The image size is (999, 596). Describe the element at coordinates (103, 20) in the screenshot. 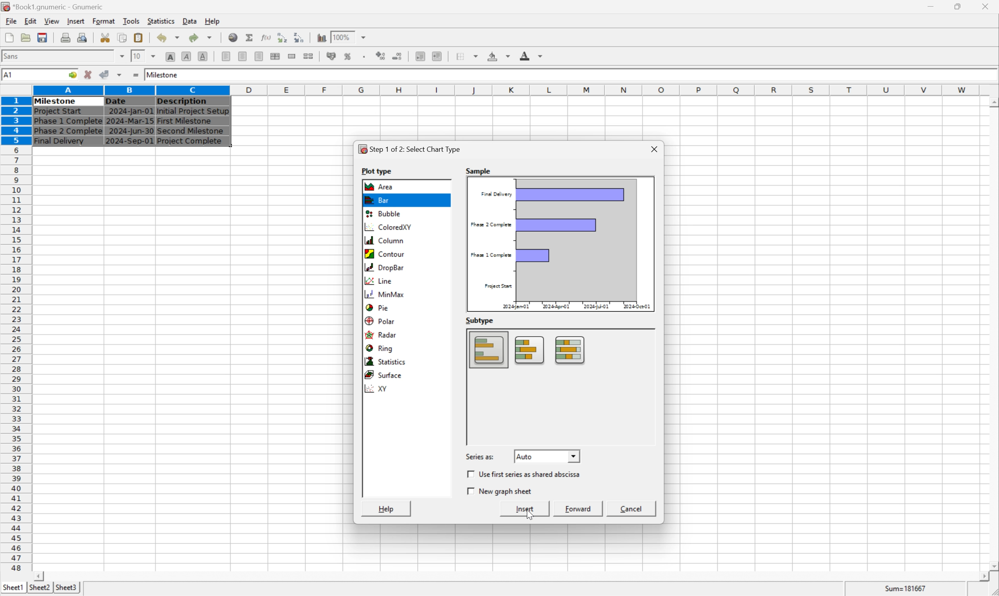

I see `format` at that location.